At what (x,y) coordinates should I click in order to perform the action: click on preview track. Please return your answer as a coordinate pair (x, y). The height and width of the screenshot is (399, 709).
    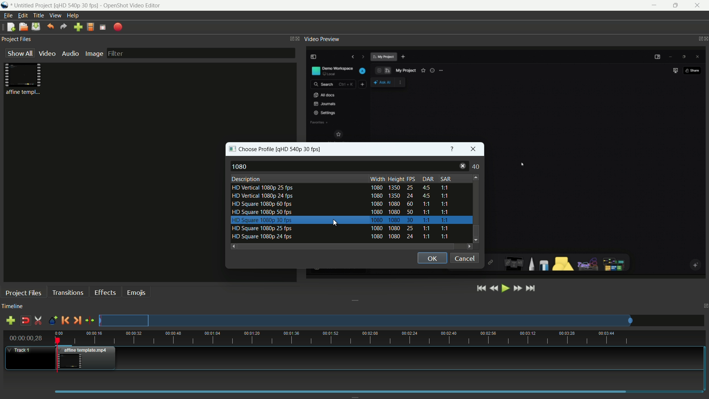
    Looking at the image, I should click on (365, 320).